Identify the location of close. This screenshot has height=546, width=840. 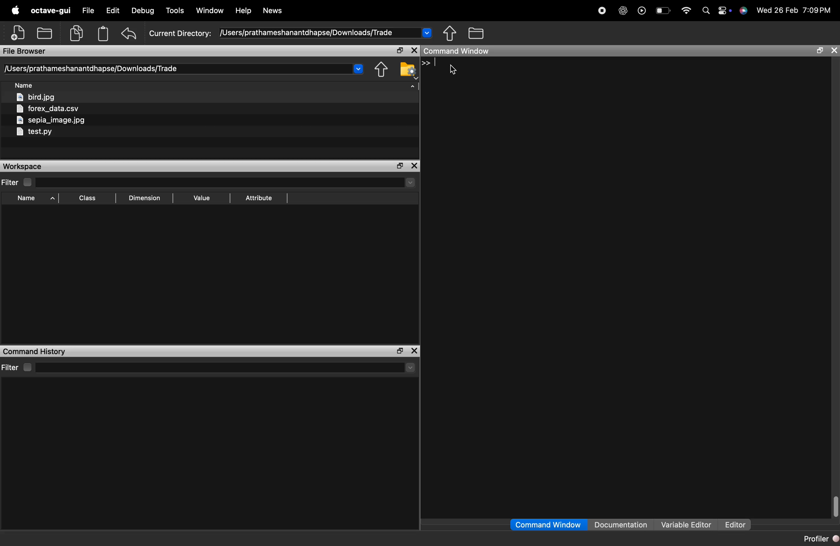
(415, 50).